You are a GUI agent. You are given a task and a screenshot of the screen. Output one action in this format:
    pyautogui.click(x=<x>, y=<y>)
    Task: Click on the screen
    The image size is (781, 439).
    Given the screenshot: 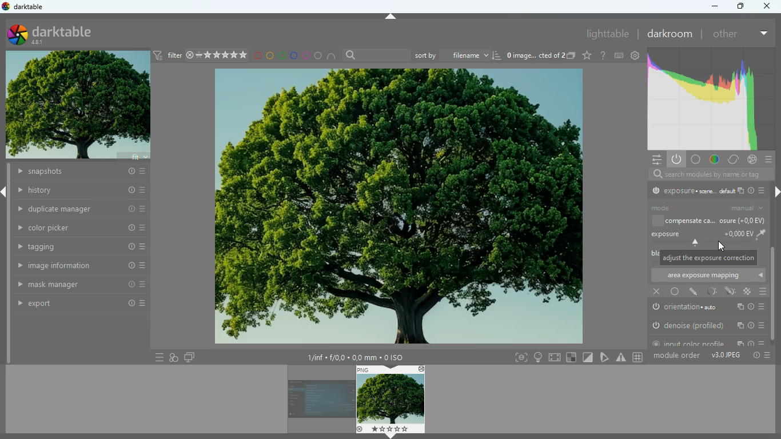 What is the action you would take?
    pyautogui.click(x=555, y=357)
    